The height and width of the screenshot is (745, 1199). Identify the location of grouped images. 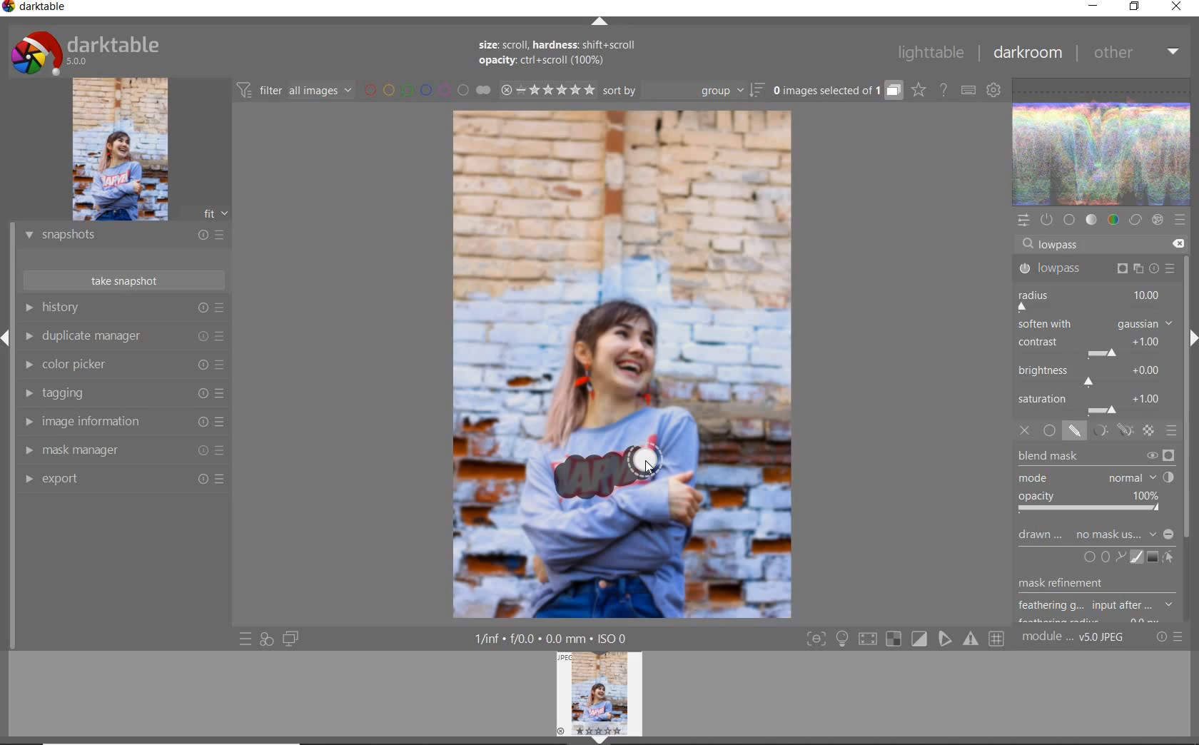
(836, 91).